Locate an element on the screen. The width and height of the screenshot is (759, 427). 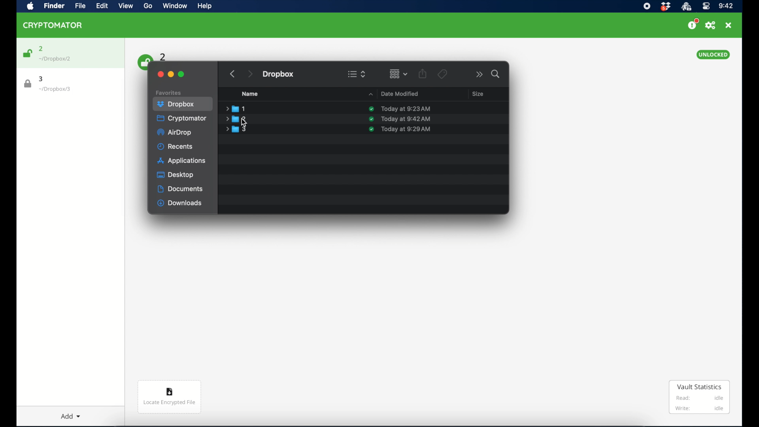
location is located at coordinates (55, 89).